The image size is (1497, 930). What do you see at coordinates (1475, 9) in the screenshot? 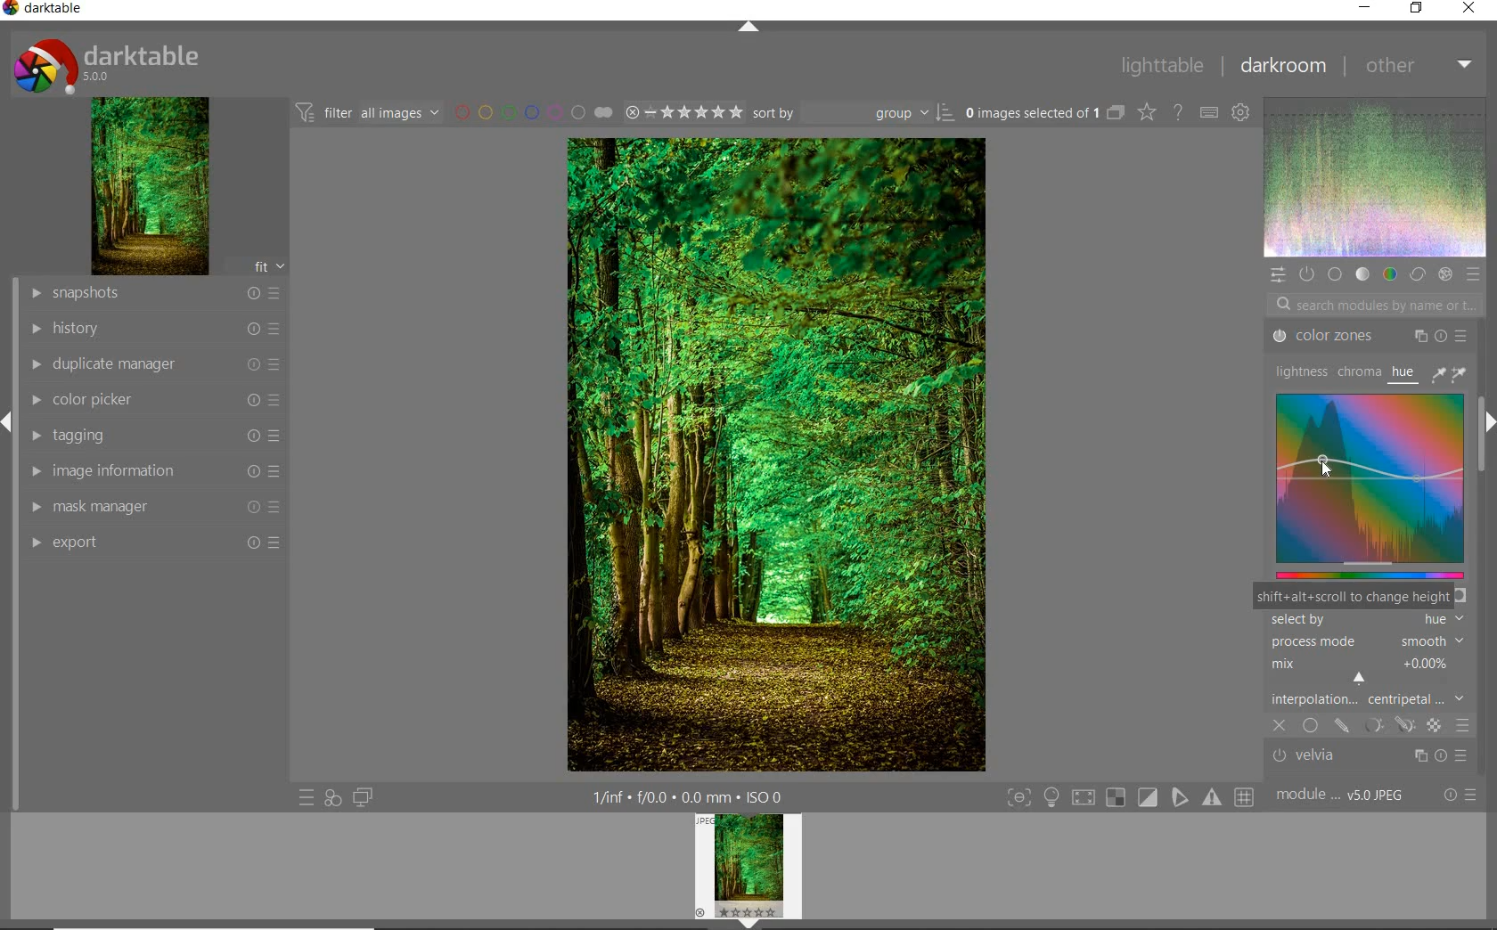
I see `CLOSE` at bounding box center [1475, 9].